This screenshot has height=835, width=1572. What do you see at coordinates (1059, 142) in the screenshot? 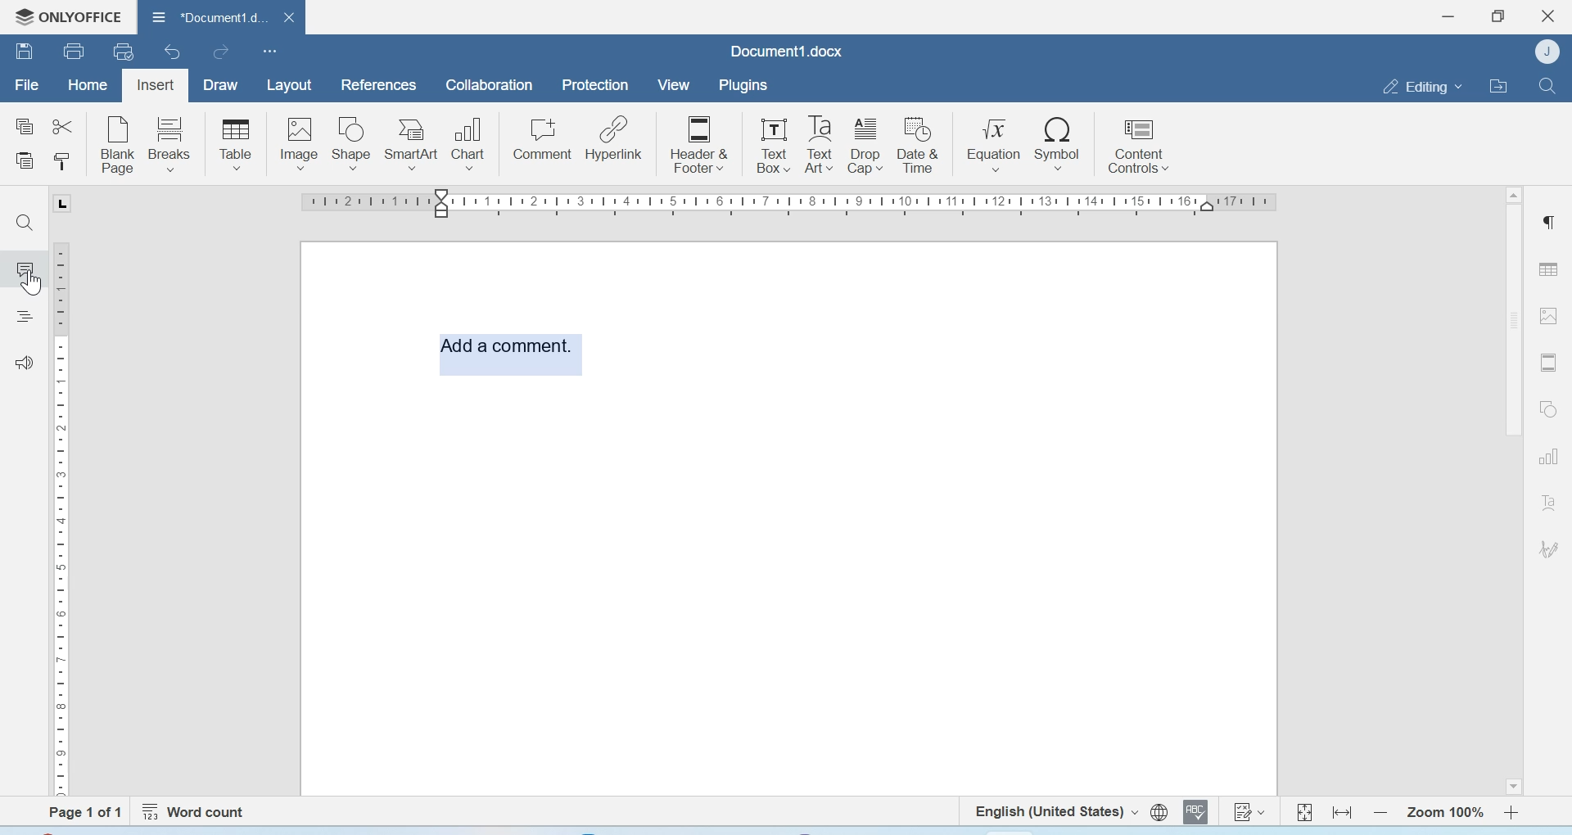
I see `Symbol` at bounding box center [1059, 142].